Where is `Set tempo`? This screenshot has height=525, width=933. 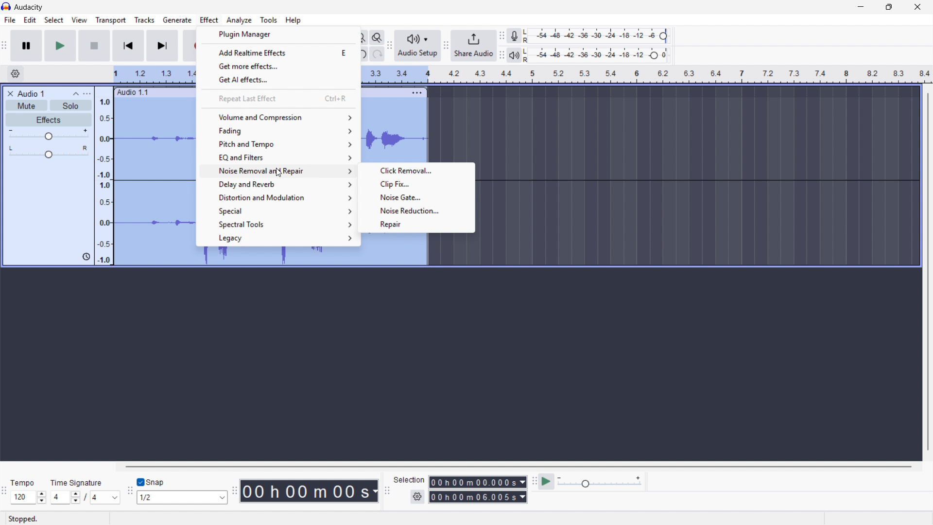
Set tempo is located at coordinates (28, 492).